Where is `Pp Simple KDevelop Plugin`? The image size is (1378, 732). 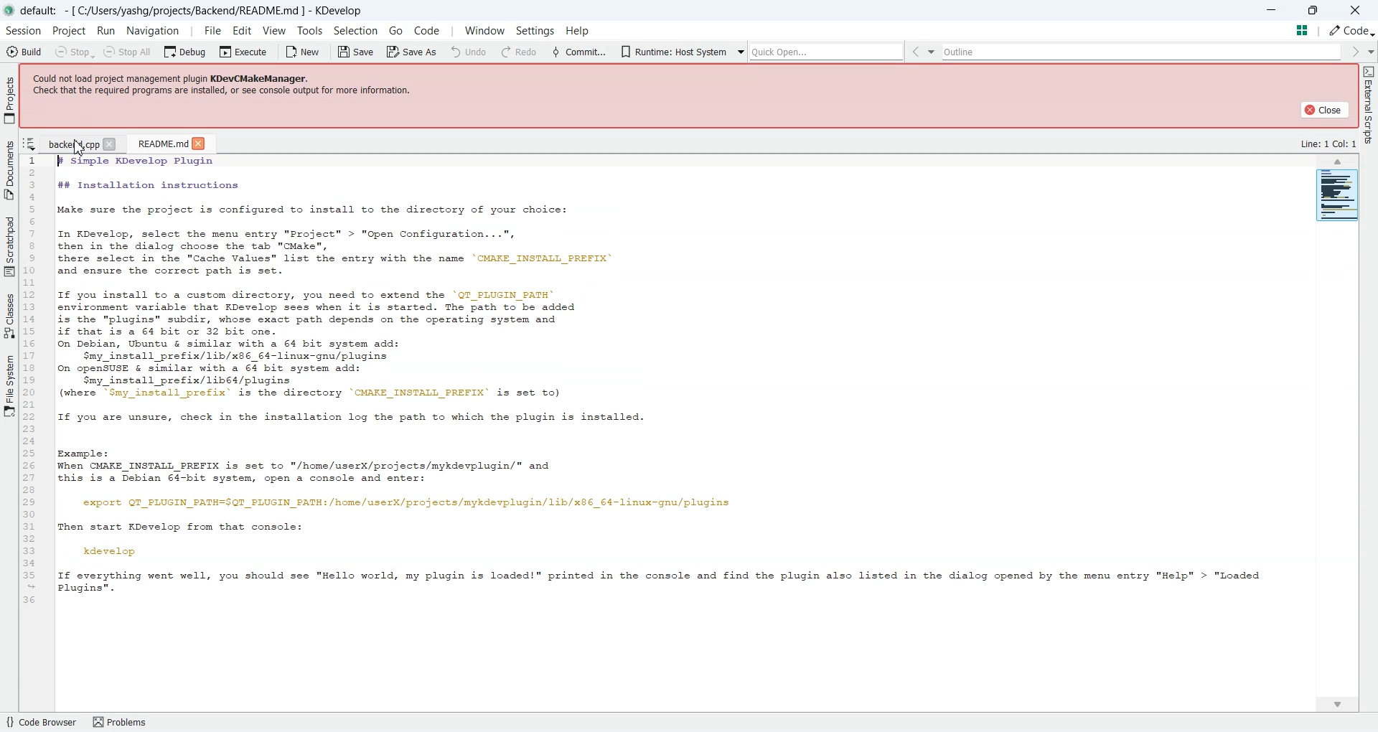
Pp Simple KDevelop Plugin is located at coordinates (188, 161).